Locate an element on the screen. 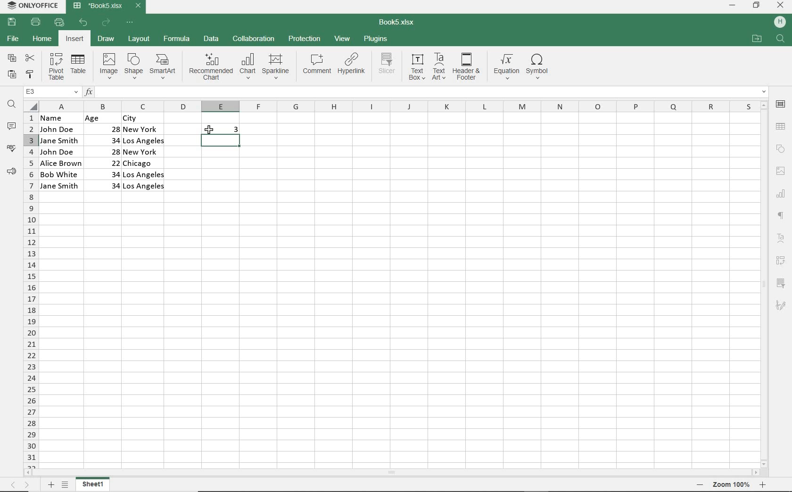  formula returns 3 is located at coordinates (229, 130).